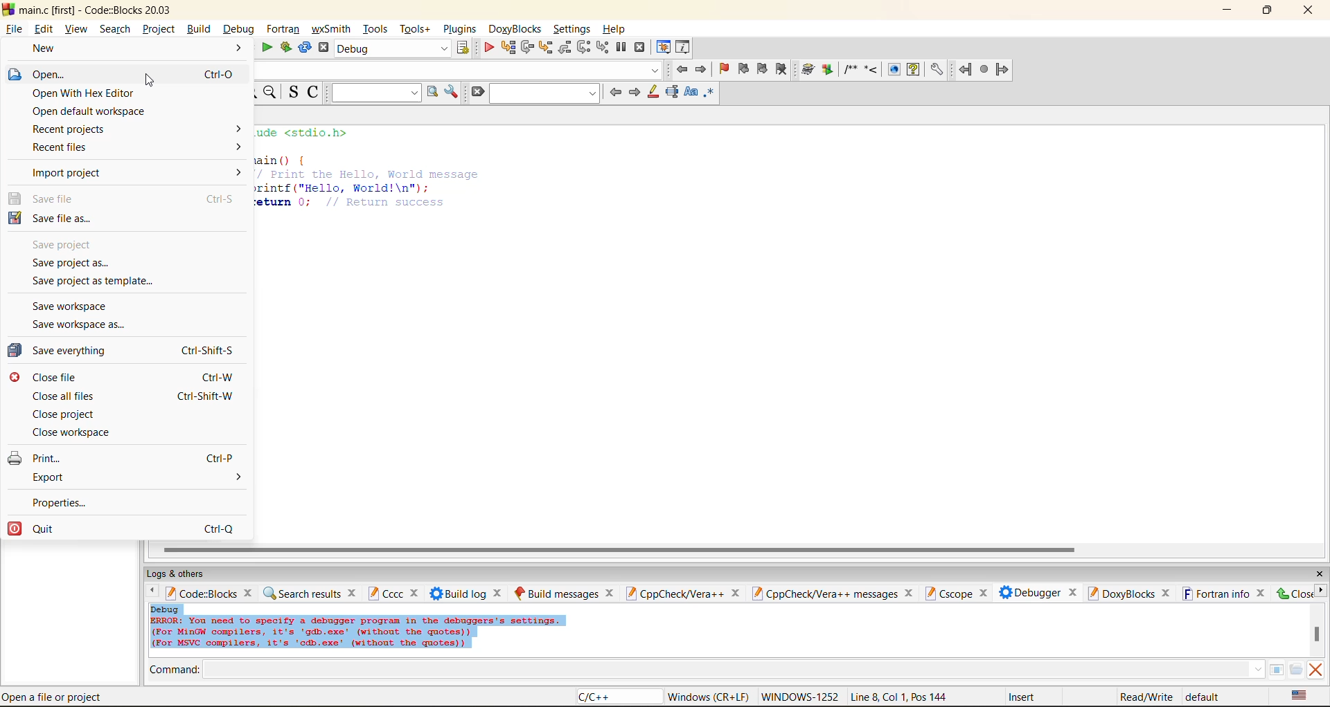  I want to click on build log, so click(459, 594).